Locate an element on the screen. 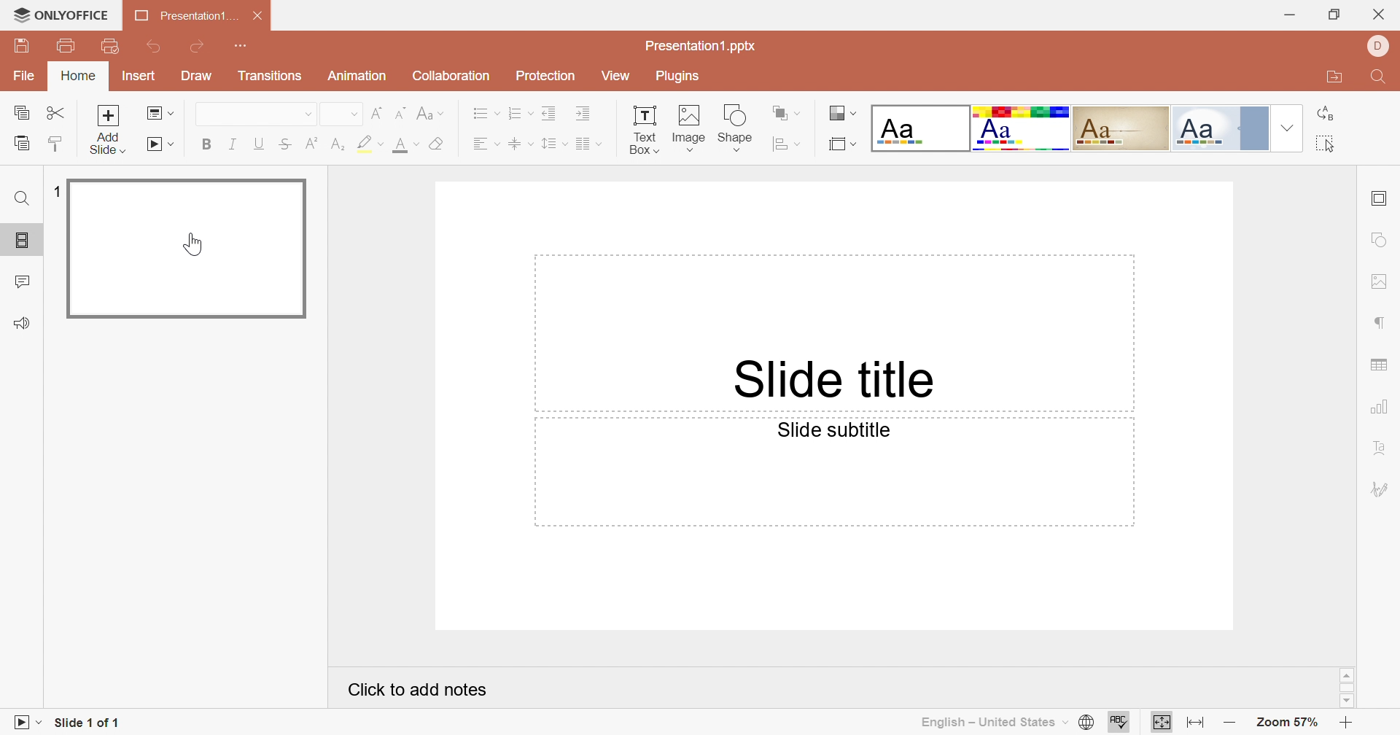 The height and width of the screenshot is (735, 1400). Protection is located at coordinates (546, 77).